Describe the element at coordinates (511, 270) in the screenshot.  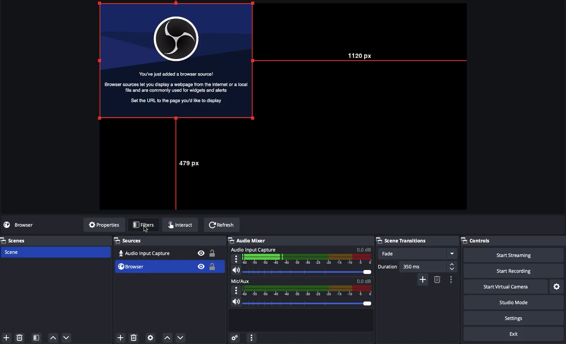
I see `Start recording` at that location.